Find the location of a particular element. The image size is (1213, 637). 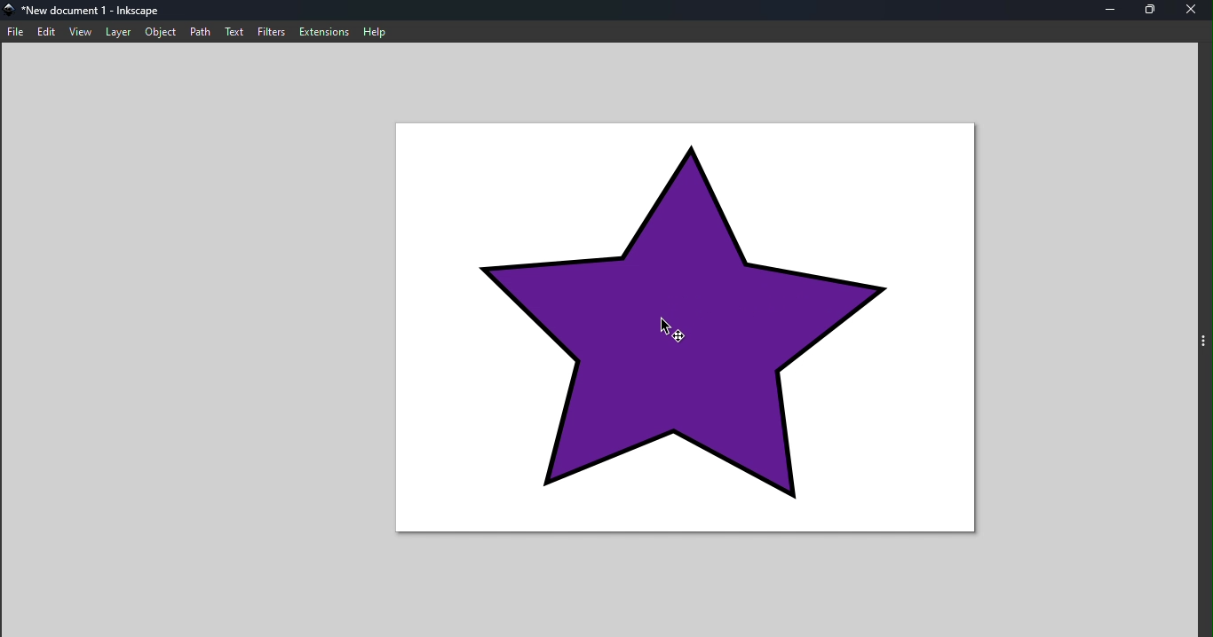

View is located at coordinates (79, 31).